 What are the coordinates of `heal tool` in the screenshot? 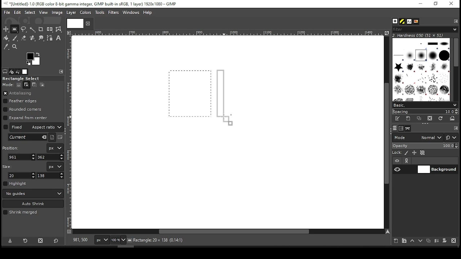 It's located at (33, 38).